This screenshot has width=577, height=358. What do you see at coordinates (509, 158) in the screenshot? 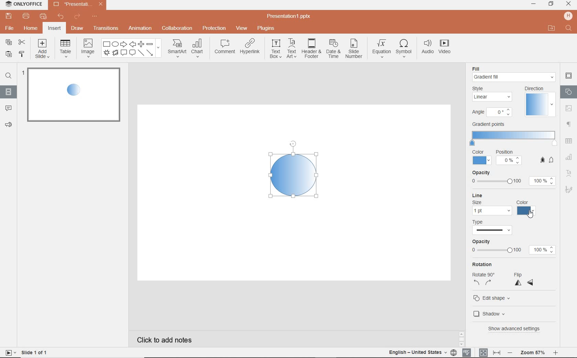
I see `position` at bounding box center [509, 158].